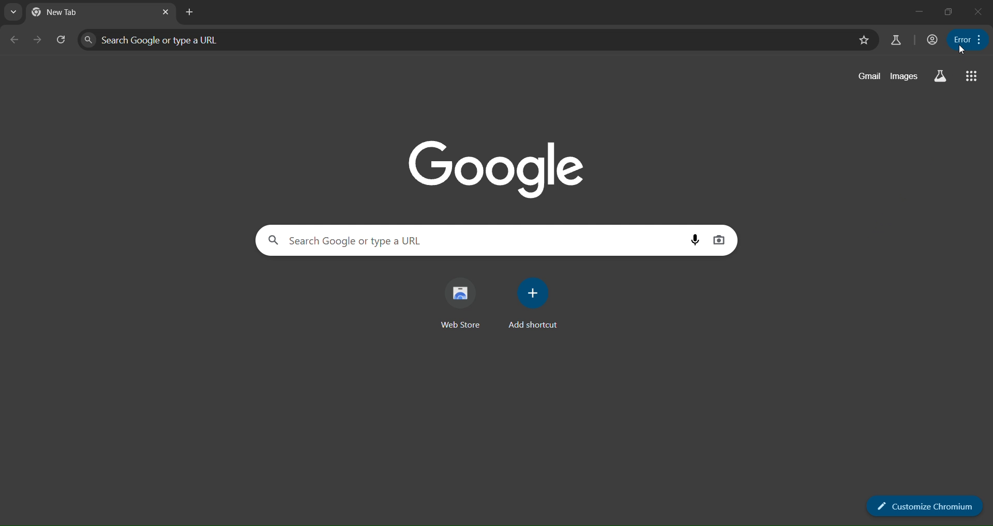 This screenshot has width=993, height=526. I want to click on voice search, so click(693, 240).